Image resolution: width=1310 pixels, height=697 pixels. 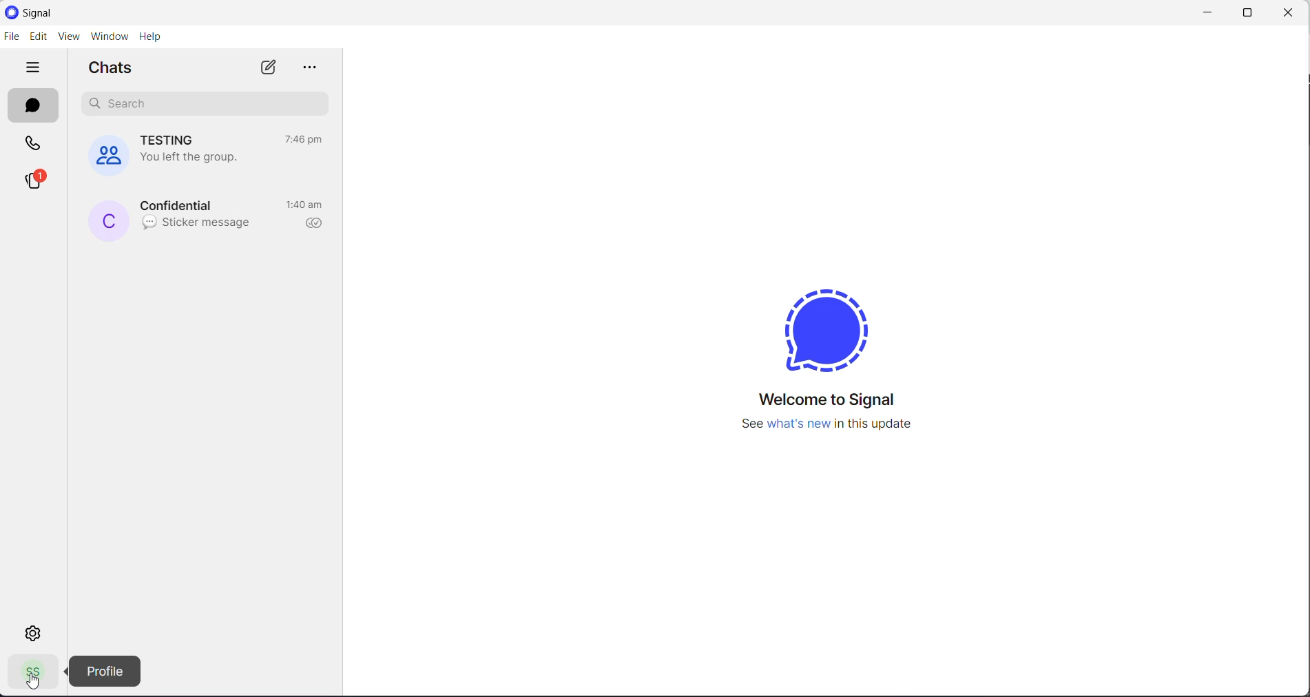 I want to click on more options, so click(x=307, y=68).